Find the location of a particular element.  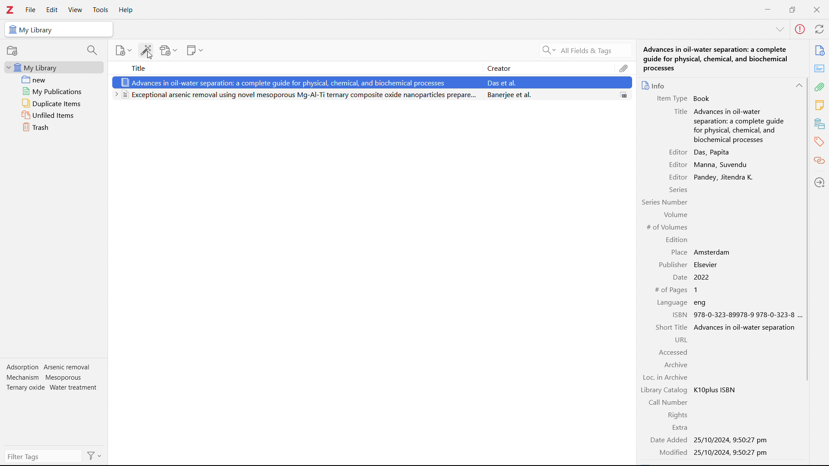

maximize is located at coordinates (792, 9).